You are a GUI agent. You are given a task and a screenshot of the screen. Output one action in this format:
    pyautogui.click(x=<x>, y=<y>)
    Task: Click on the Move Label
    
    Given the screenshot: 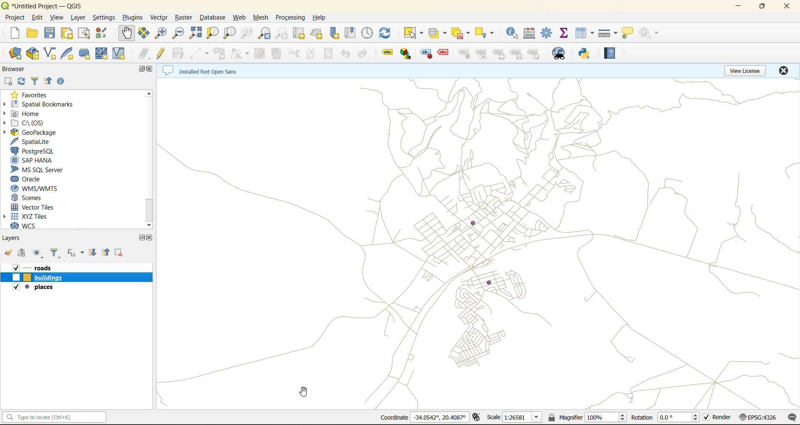 What is the action you would take?
    pyautogui.click(x=497, y=54)
    